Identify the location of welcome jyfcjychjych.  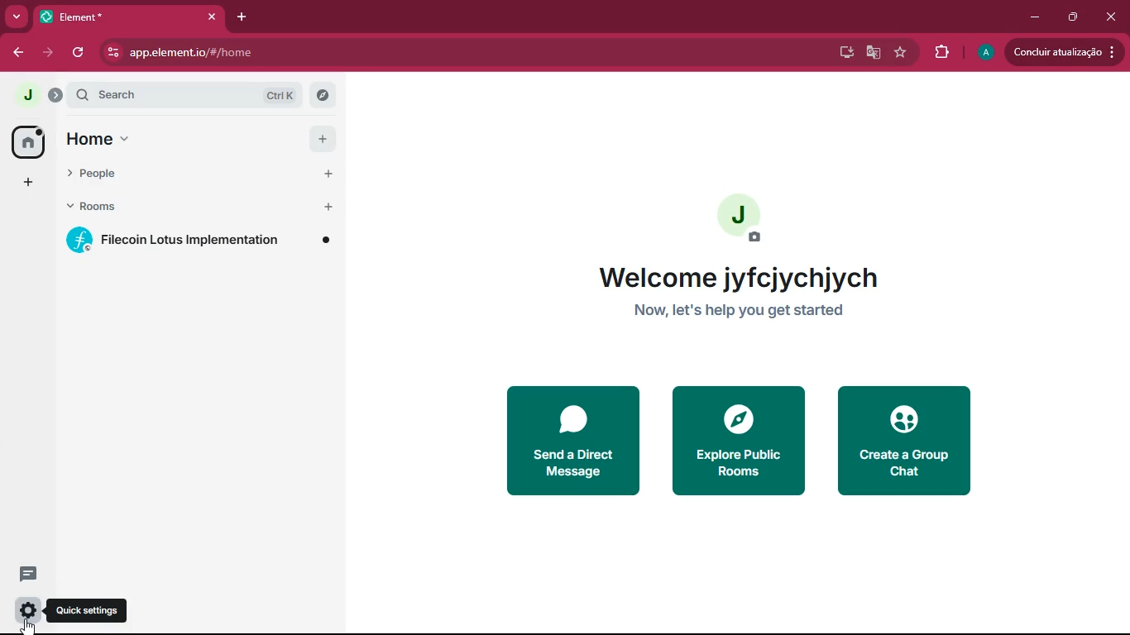
(738, 277).